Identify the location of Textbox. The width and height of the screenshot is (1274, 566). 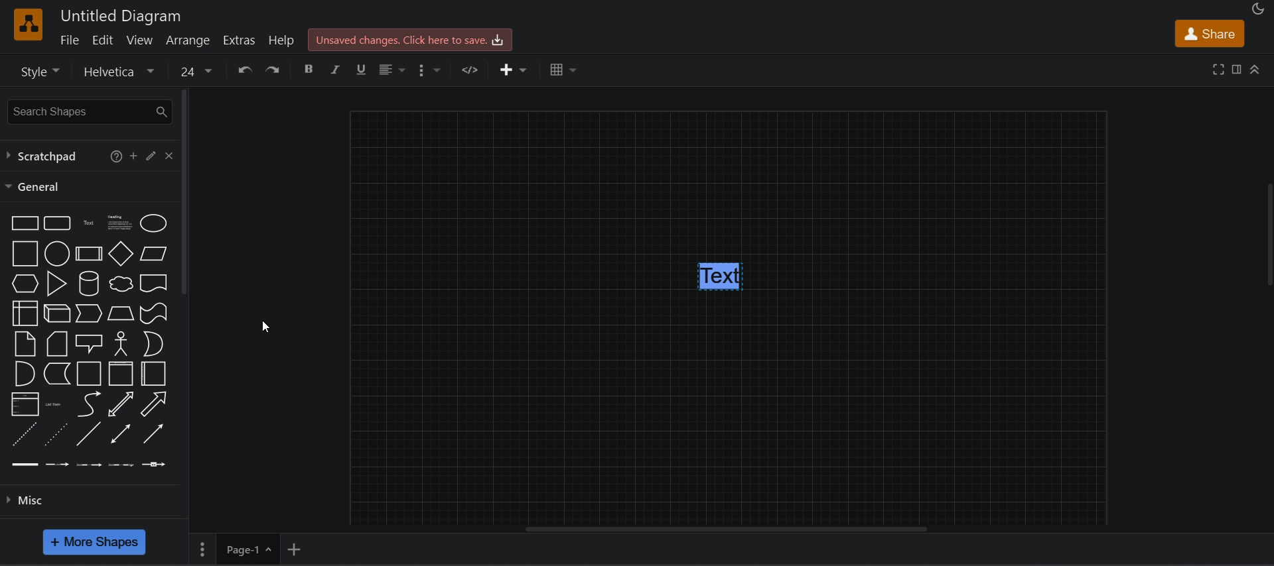
(121, 223).